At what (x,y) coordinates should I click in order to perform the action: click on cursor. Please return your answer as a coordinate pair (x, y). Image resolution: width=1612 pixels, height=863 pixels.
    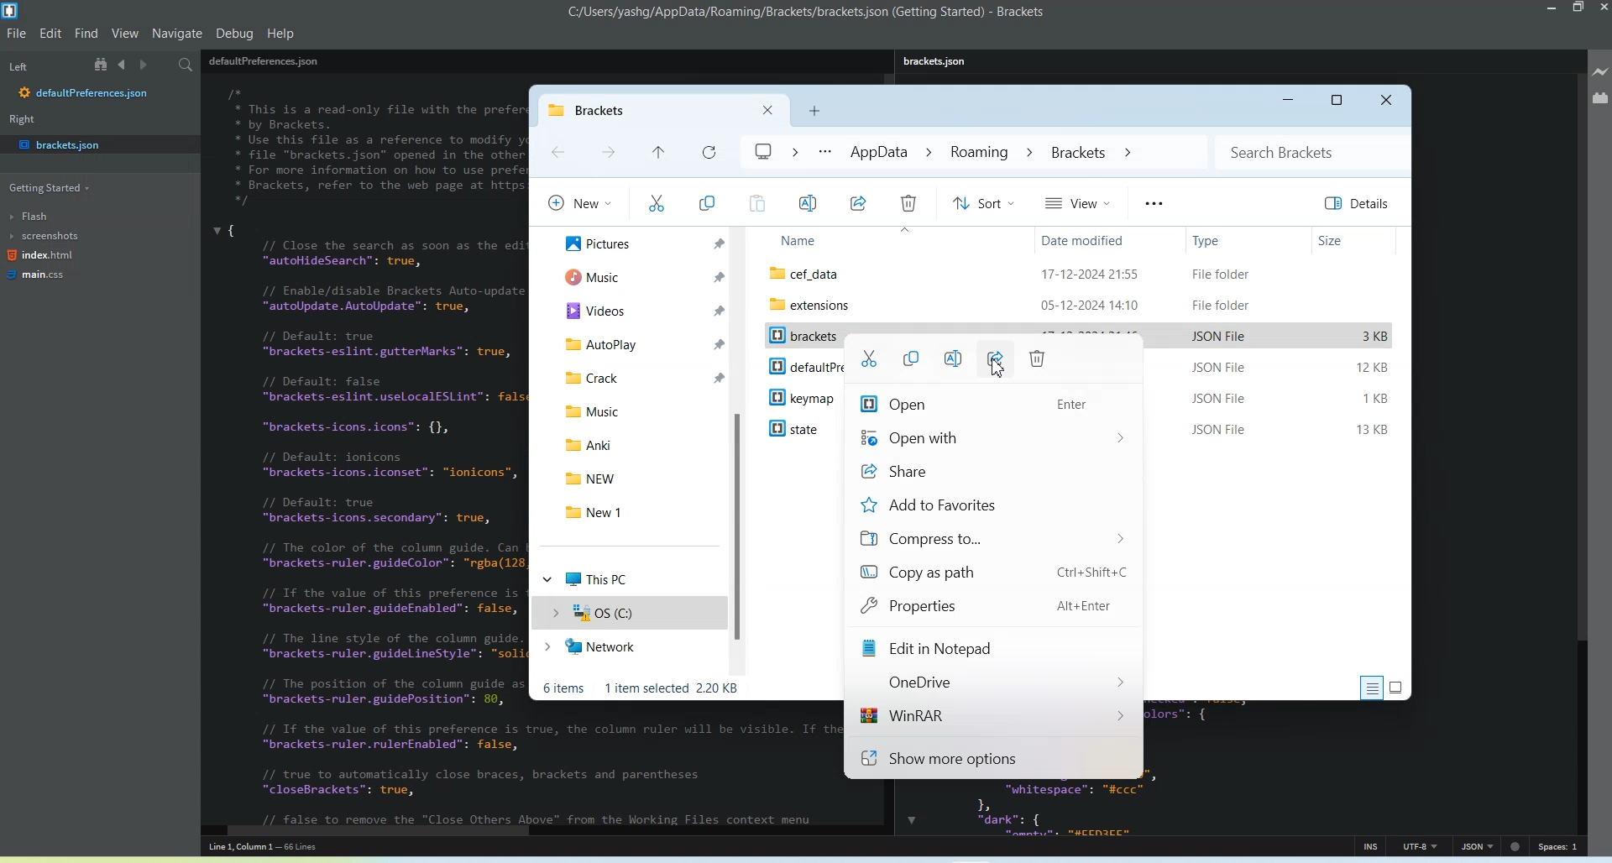
    Looking at the image, I should click on (998, 371).